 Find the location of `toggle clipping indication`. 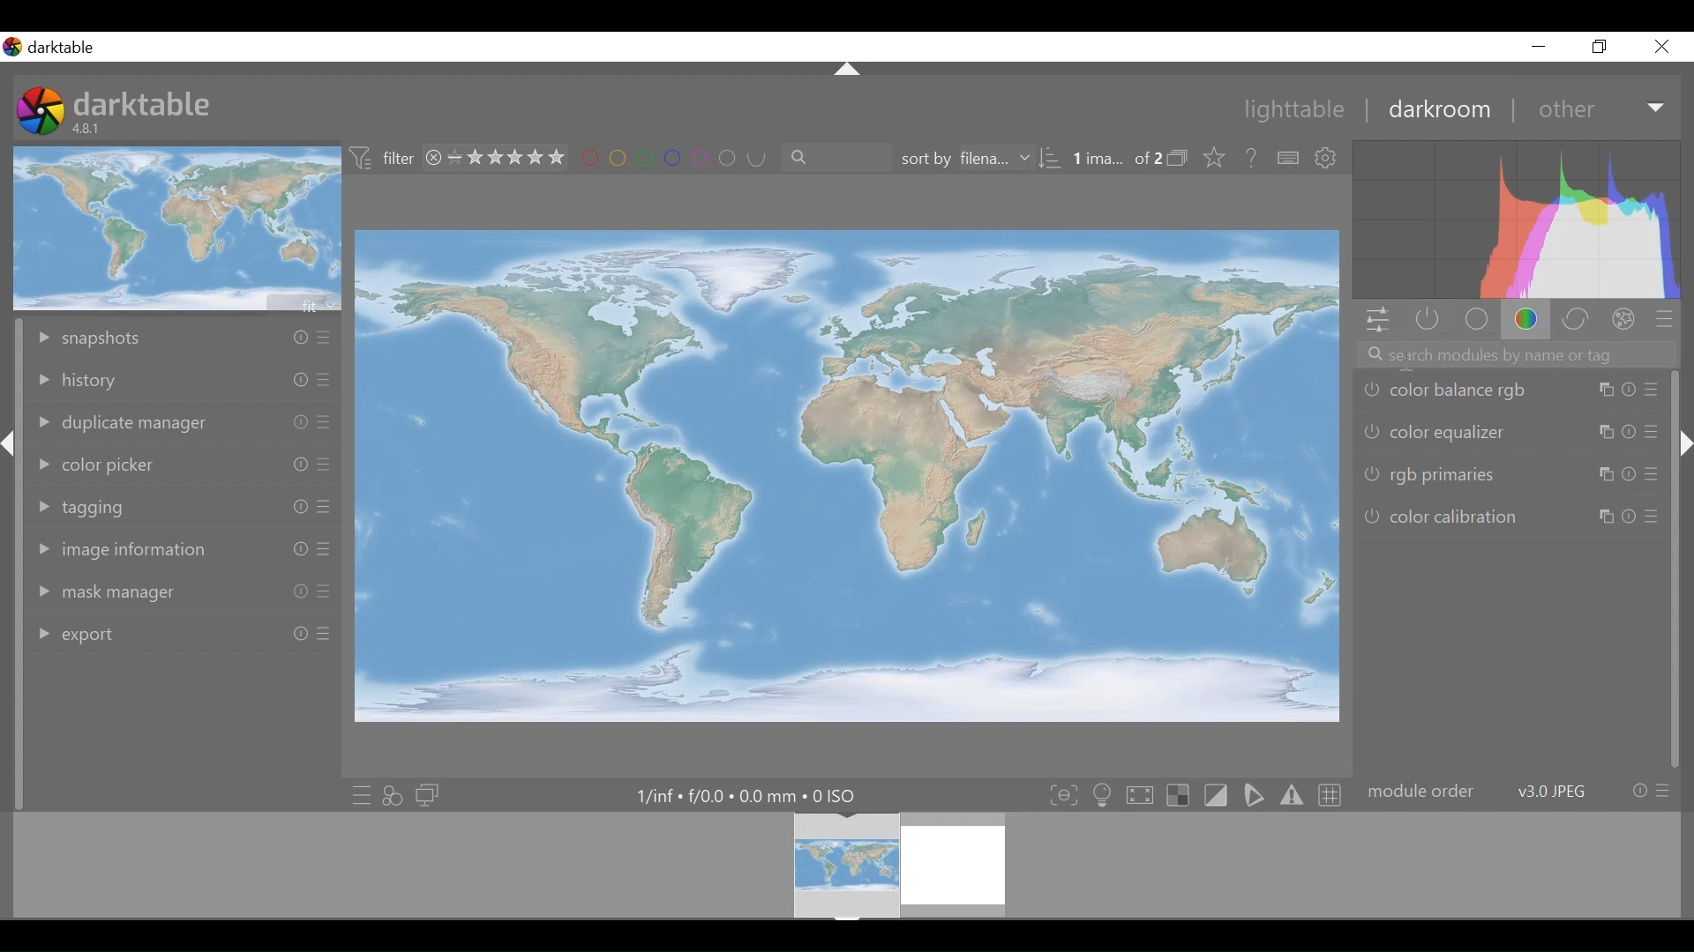

toggle clipping indication is located at coordinates (1215, 795).